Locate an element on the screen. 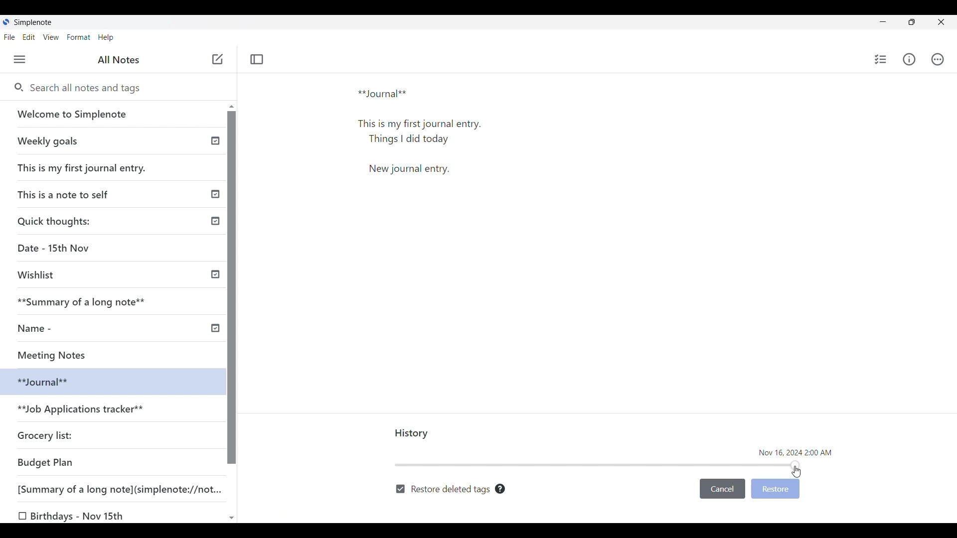 The image size is (957, 538). View menu is located at coordinates (51, 37).